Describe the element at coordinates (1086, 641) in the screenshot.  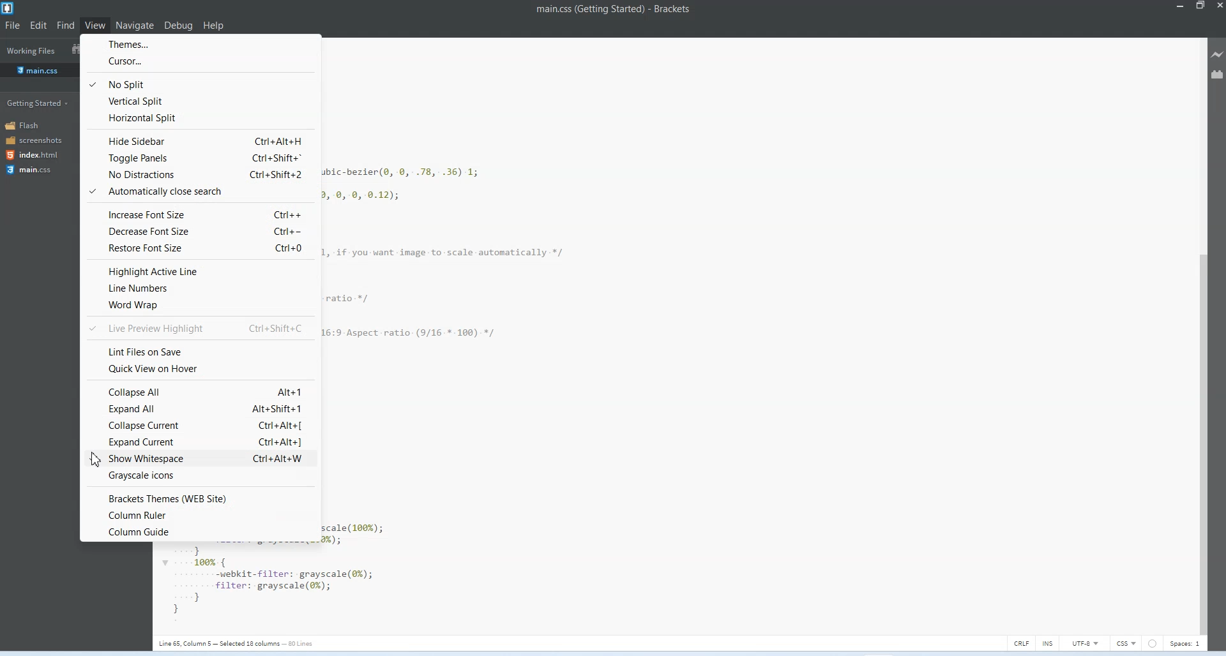
I see `UTF-8` at that location.